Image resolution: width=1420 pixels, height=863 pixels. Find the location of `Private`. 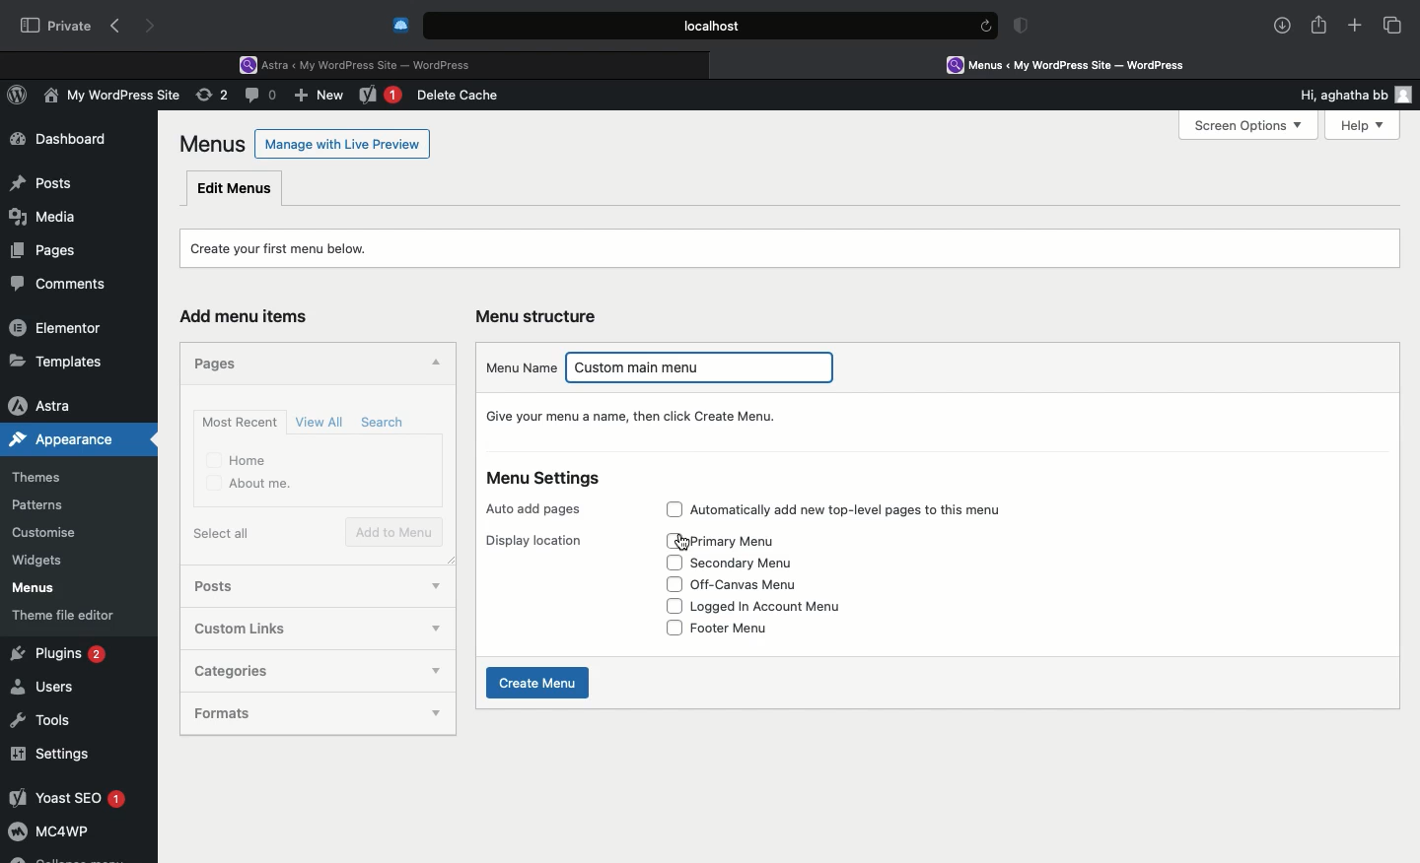

Private is located at coordinates (56, 25).